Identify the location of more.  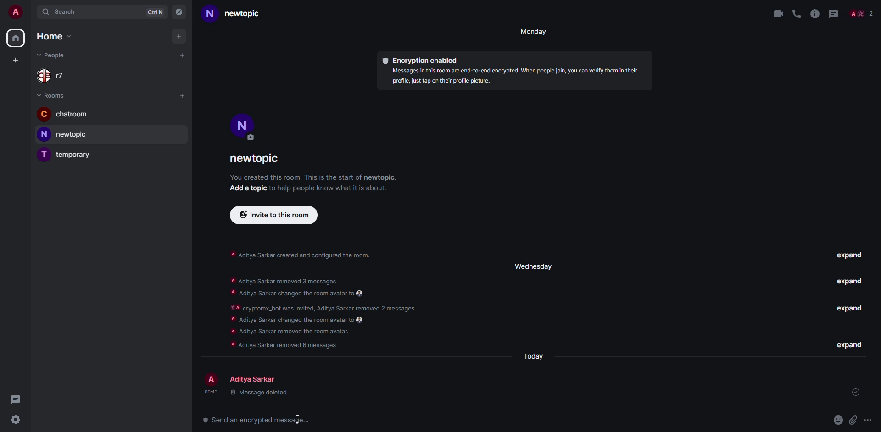
(868, 420).